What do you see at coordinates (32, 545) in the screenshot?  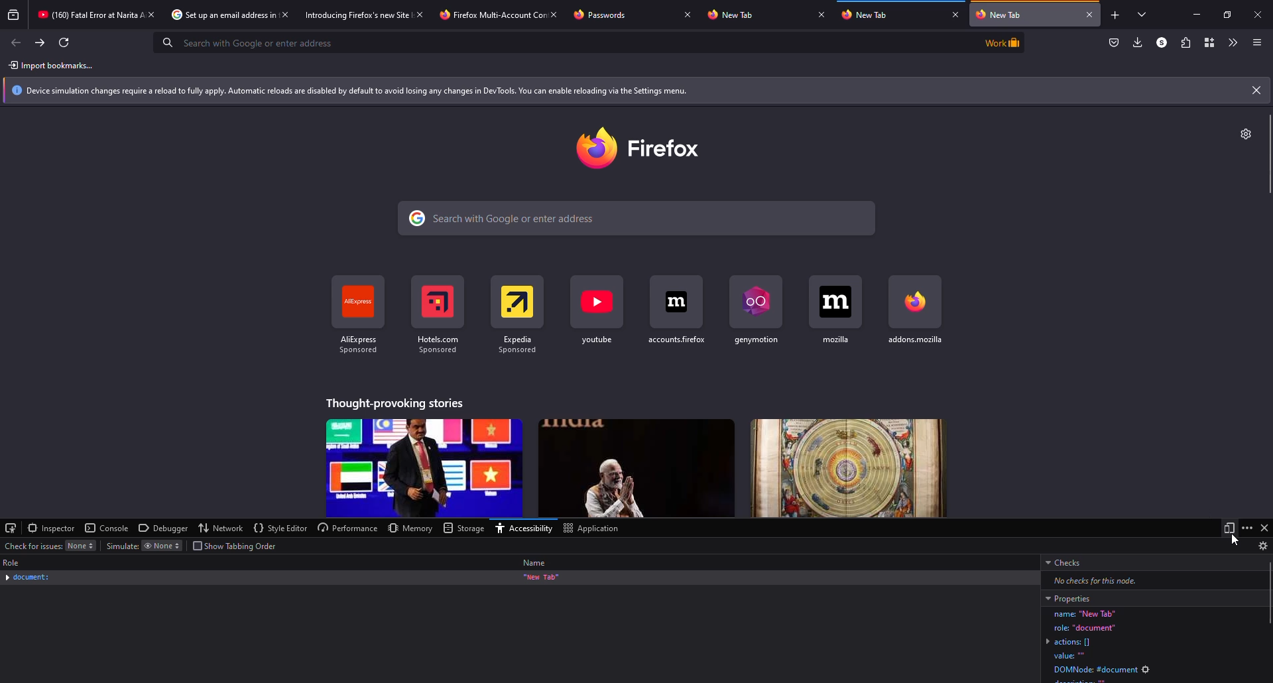 I see `check for issues` at bounding box center [32, 545].